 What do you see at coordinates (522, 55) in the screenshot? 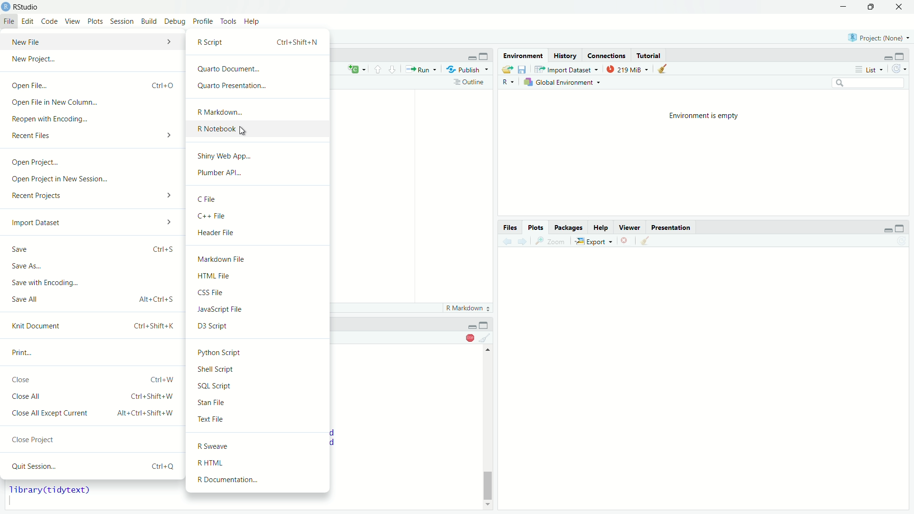
I see `Environment` at bounding box center [522, 55].